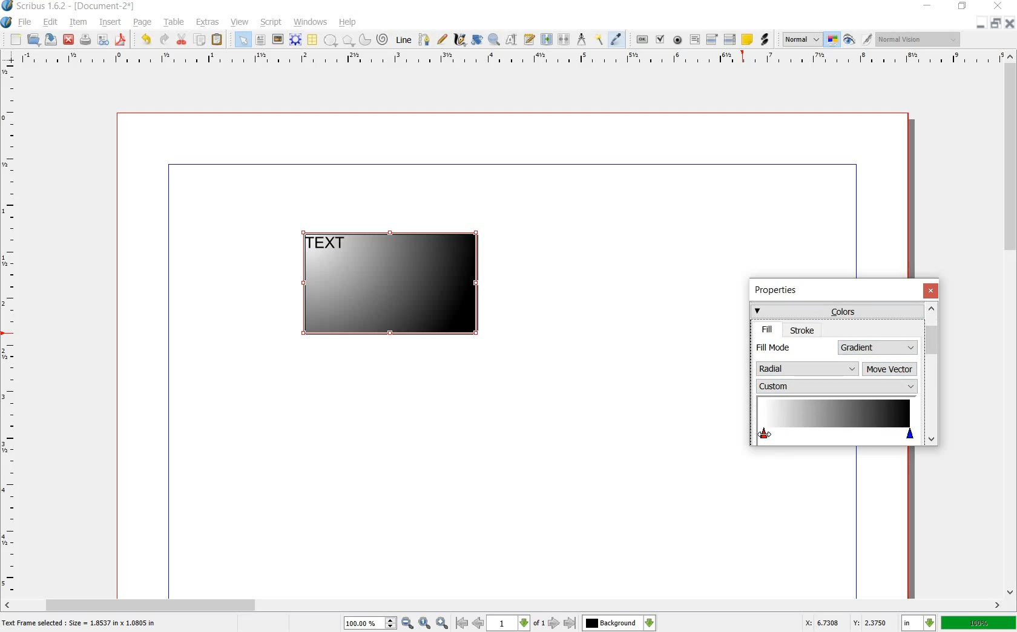 The width and height of the screenshot is (1017, 632). Describe the element at coordinates (660, 39) in the screenshot. I see `pdf check box` at that location.